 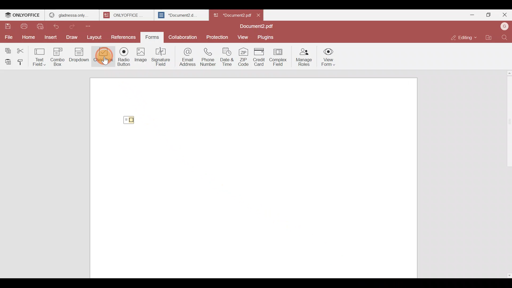 I want to click on Maximize, so click(x=487, y=14).